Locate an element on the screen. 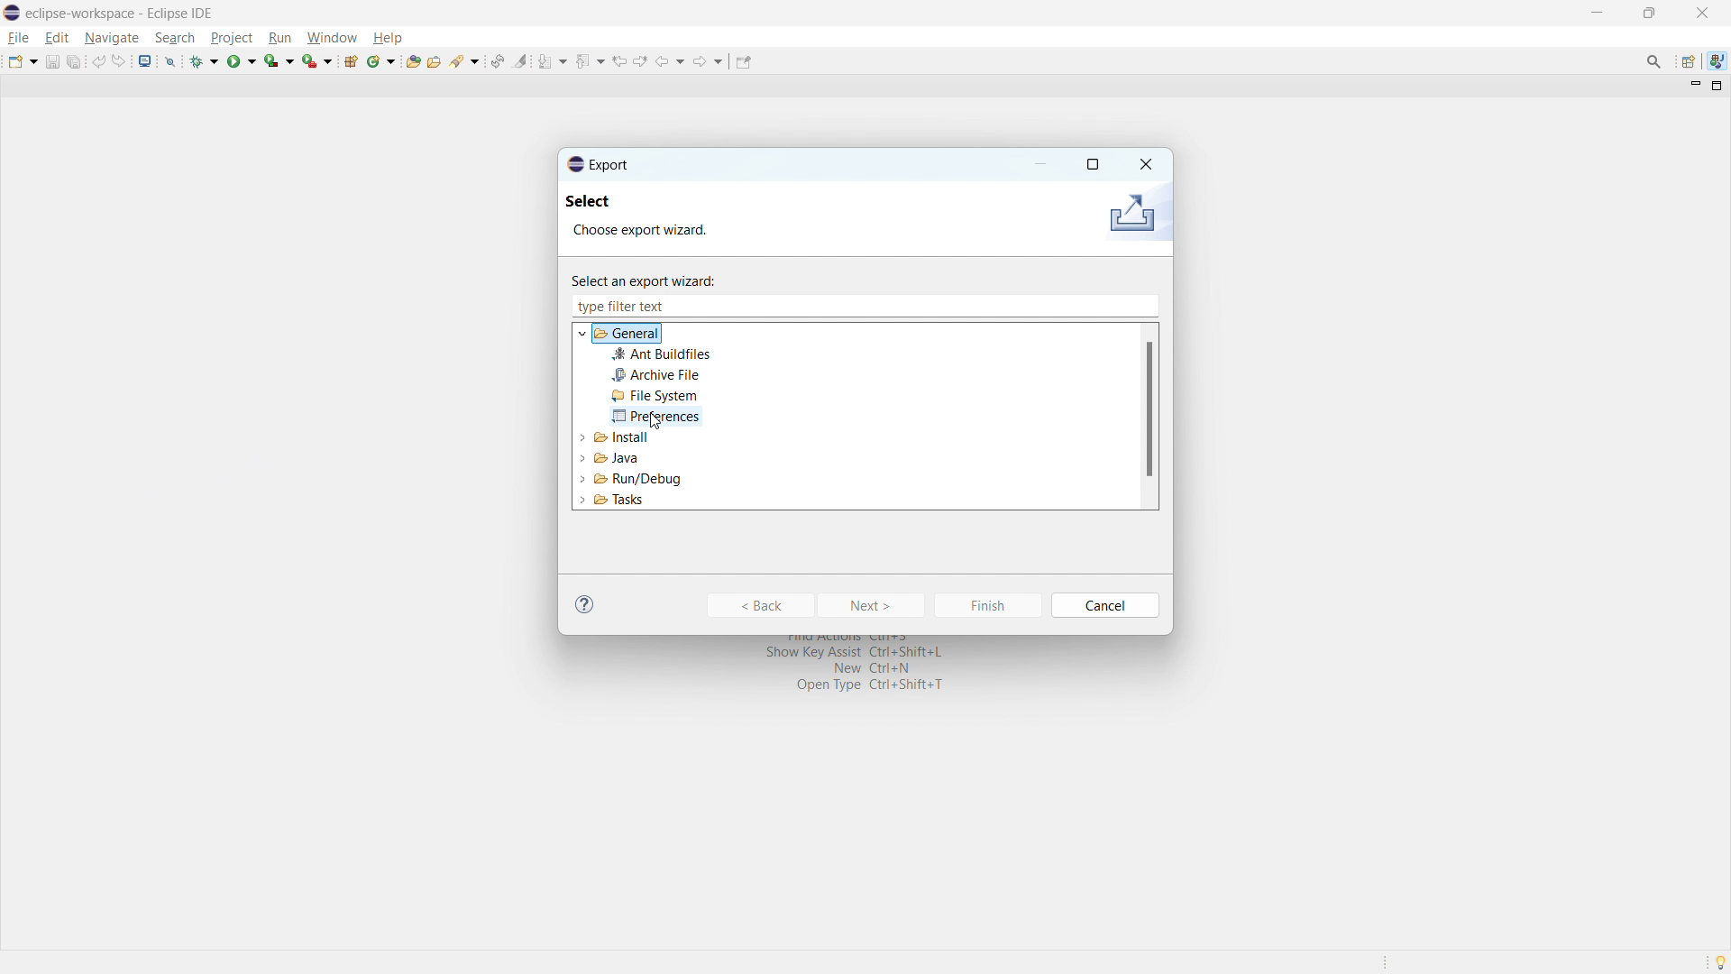 This screenshot has height=974, width=1731. general is located at coordinates (629, 334).